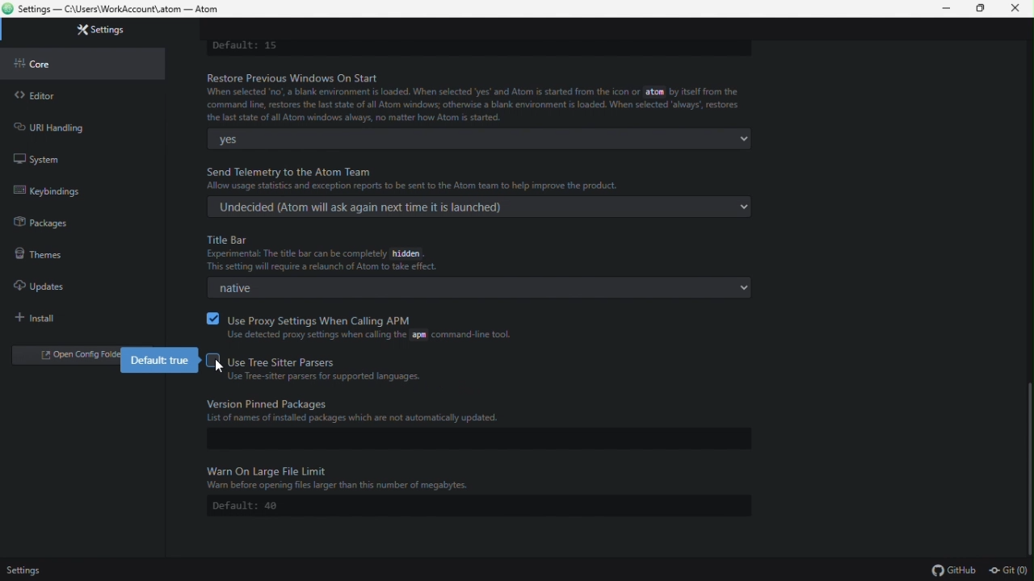  Describe the element at coordinates (343, 254) in the screenshot. I see `Title Bar` at that location.